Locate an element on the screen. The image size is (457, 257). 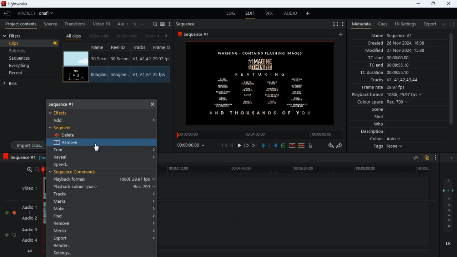
name is located at coordinates (99, 63).